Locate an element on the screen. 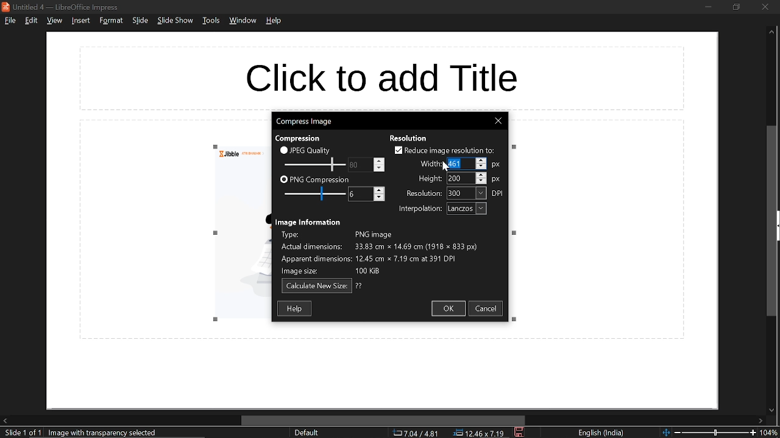 The height and width of the screenshot is (438, 780). vertical scrollbar is located at coordinates (772, 221).